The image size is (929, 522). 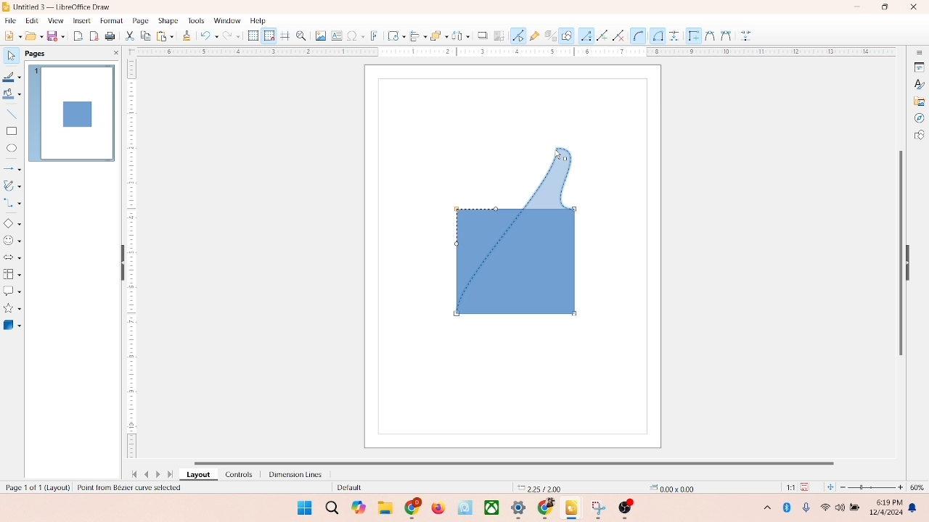 What do you see at coordinates (111, 20) in the screenshot?
I see `format` at bounding box center [111, 20].